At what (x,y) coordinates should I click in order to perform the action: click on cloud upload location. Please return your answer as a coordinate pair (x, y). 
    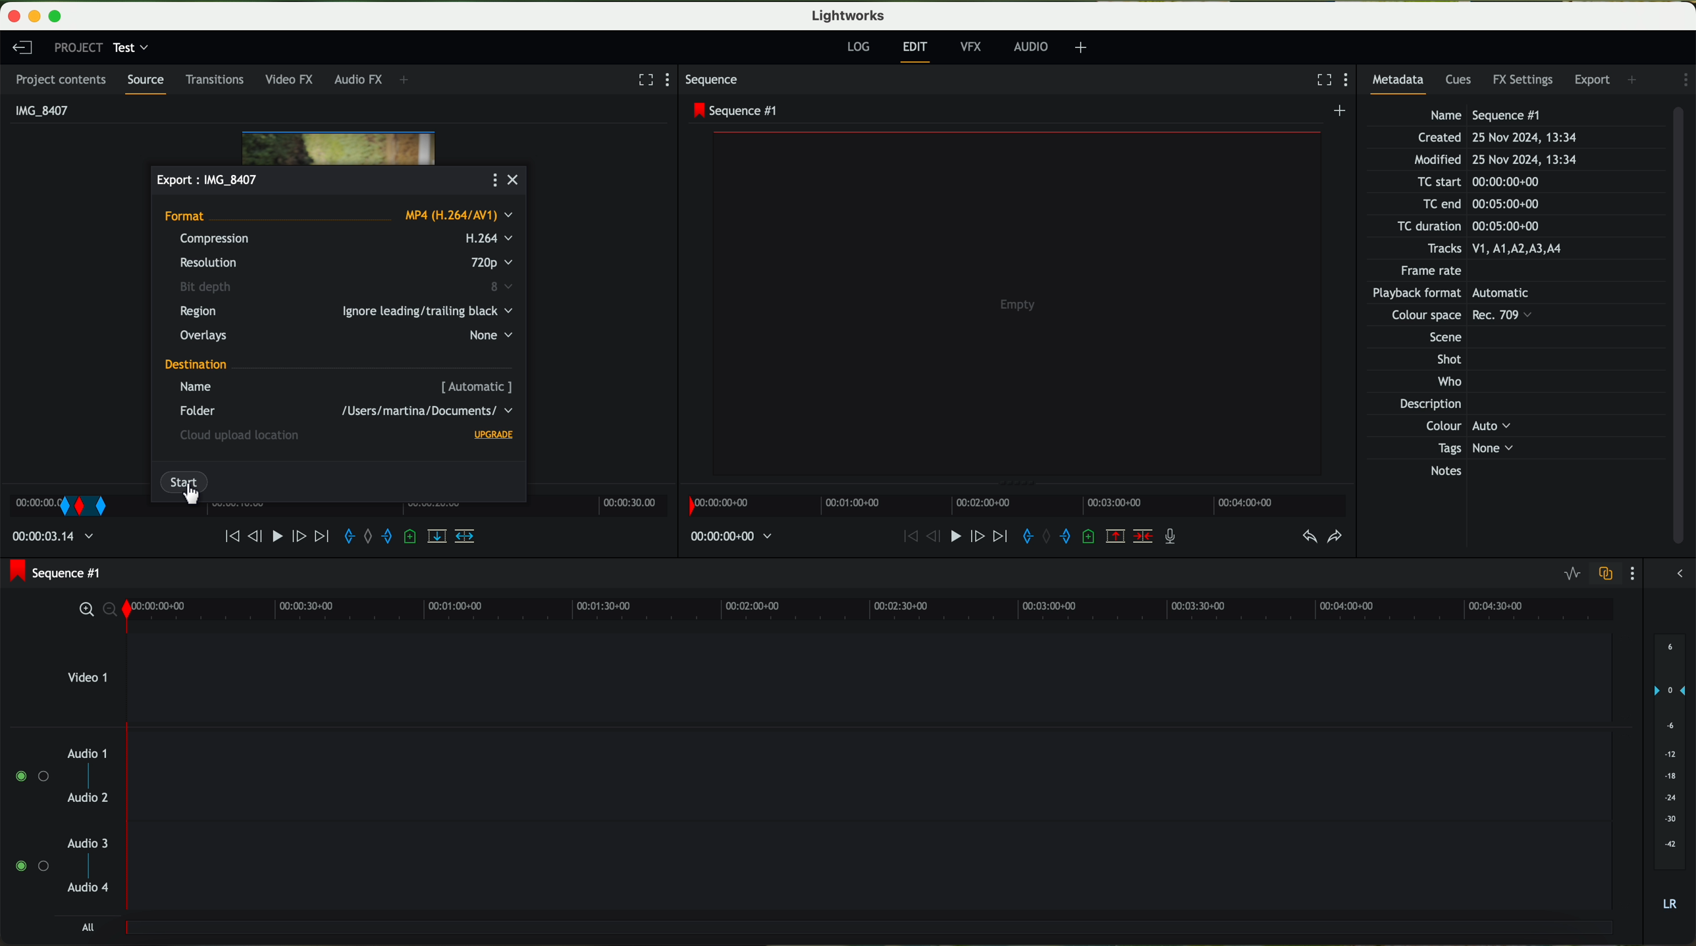
    Looking at the image, I should click on (243, 437).